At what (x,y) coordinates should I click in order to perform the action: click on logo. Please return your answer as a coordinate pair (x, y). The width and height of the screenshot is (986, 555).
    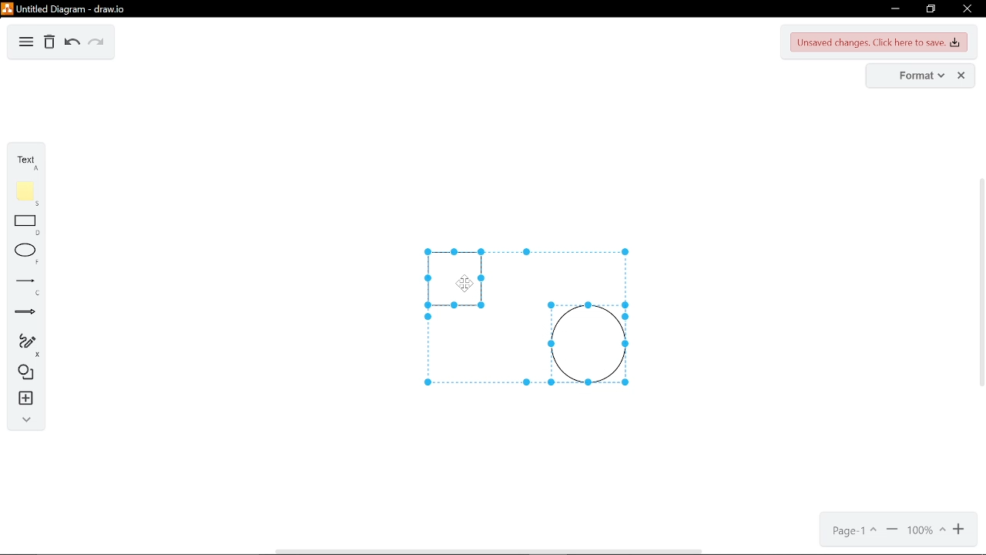
    Looking at the image, I should click on (7, 8).